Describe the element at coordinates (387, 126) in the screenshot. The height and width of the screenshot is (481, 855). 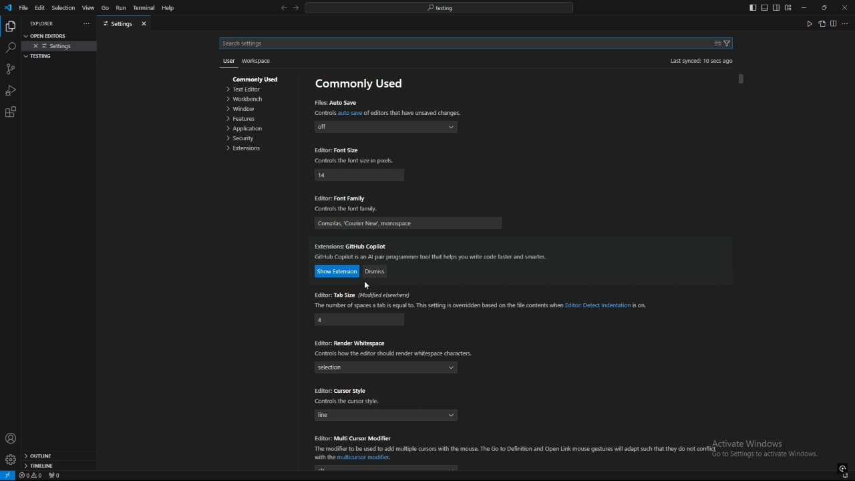
I see `off` at that location.